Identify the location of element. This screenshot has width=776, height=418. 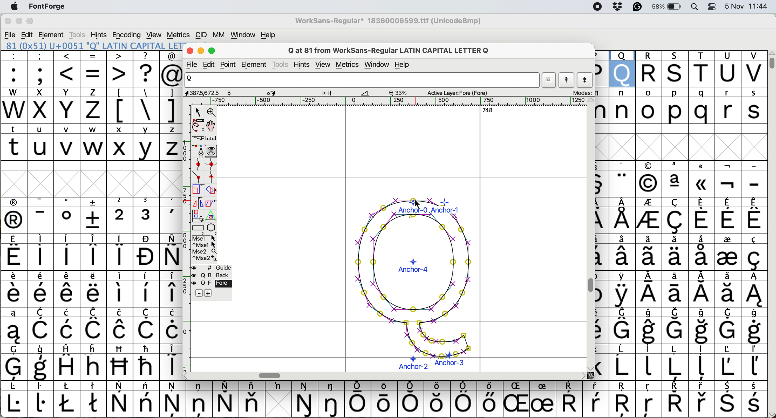
(256, 64).